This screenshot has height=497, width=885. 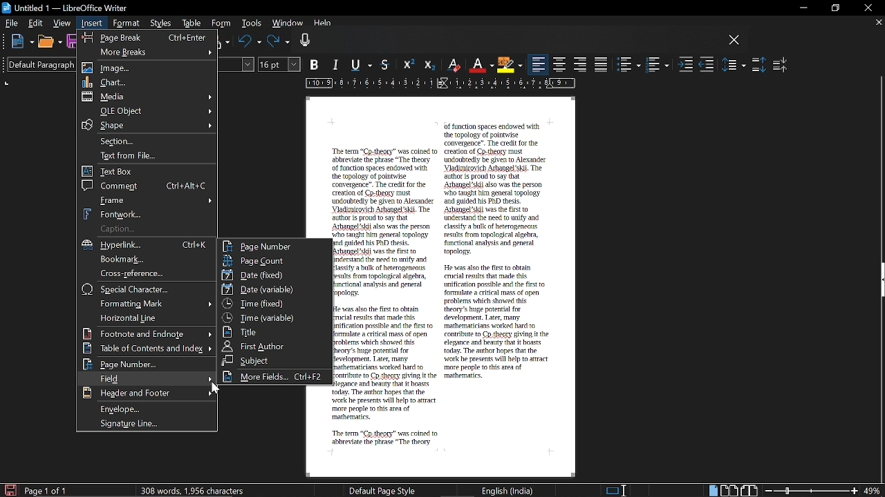 I want to click on strikethrough, so click(x=386, y=64).